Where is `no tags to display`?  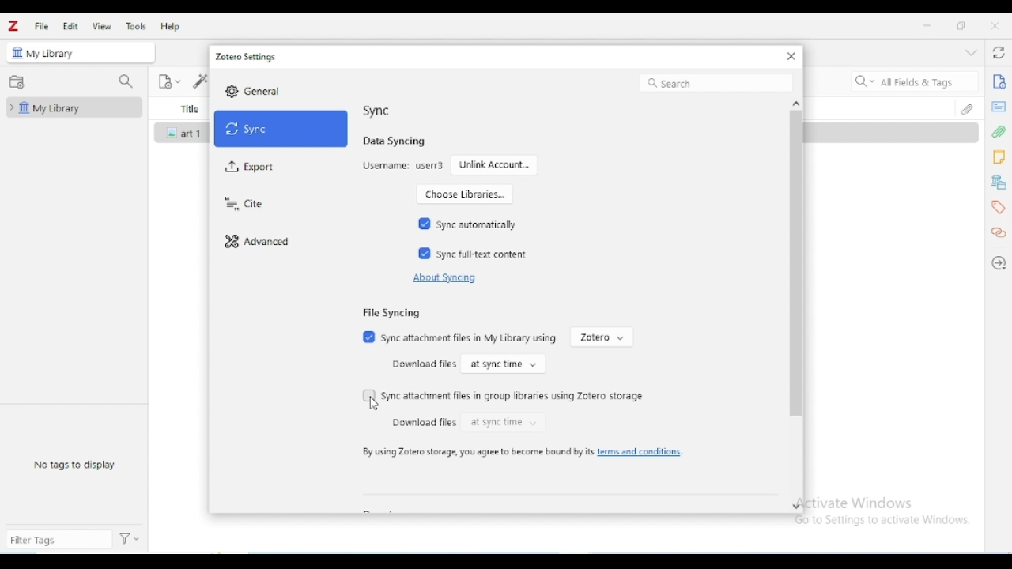 no tags to display is located at coordinates (74, 464).